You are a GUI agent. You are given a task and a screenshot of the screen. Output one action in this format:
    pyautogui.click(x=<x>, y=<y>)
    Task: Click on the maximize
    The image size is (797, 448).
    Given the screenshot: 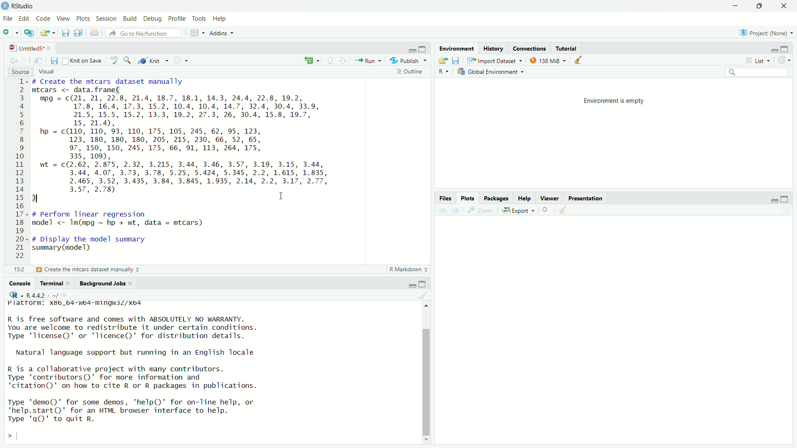 What is the action you would take?
    pyautogui.click(x=759, y=6)
    